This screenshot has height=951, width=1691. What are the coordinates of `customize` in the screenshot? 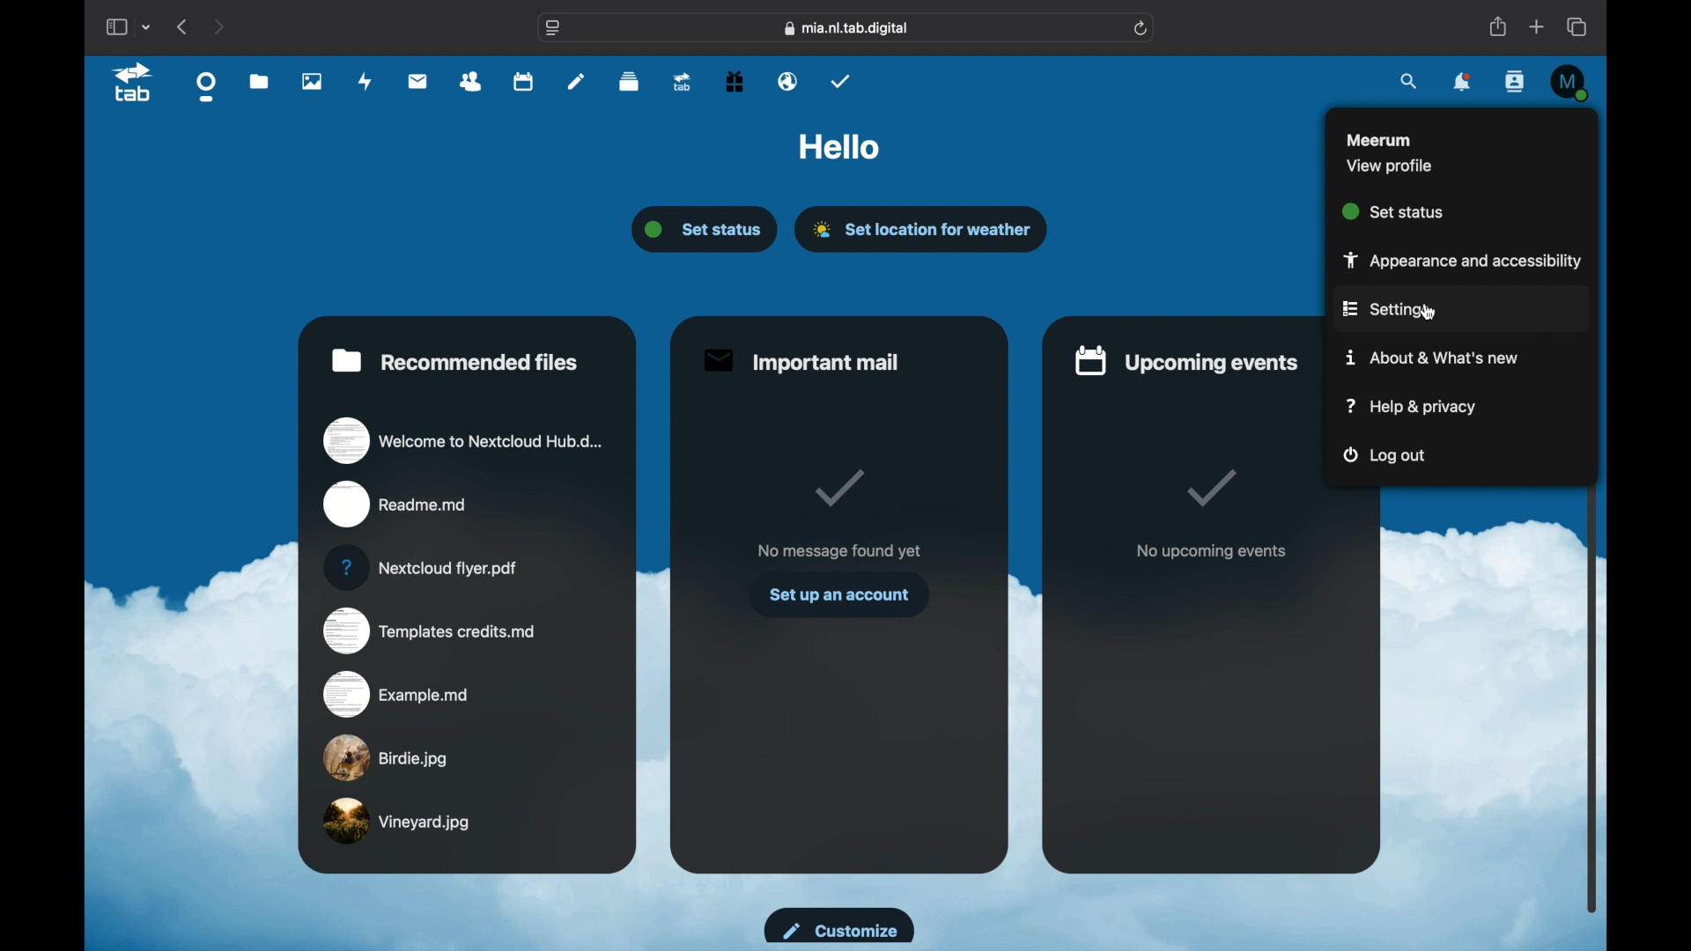 It's located at (837, 925).